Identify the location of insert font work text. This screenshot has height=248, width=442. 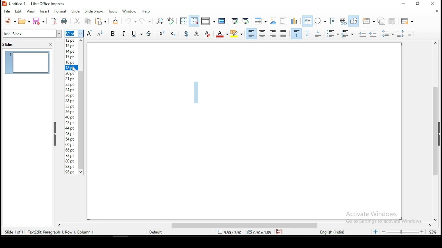
(333, 21).